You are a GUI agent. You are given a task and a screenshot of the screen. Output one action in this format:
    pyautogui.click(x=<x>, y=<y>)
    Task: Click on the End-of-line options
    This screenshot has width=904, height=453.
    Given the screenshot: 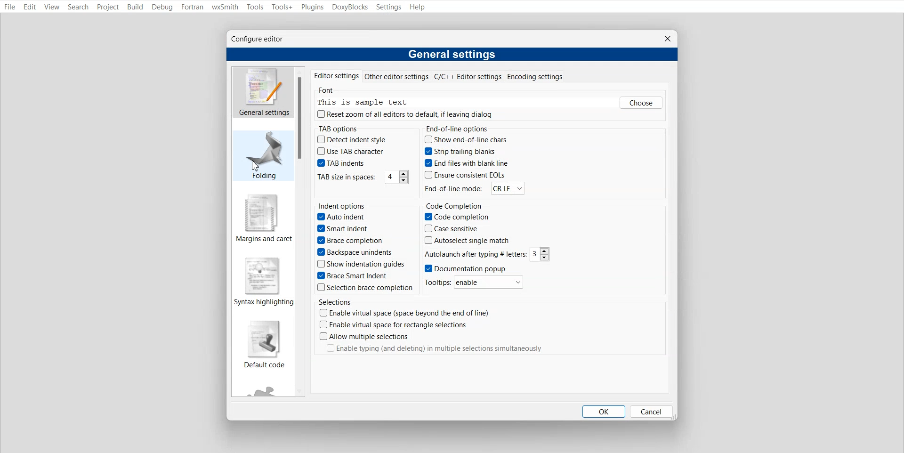 What is the action you would take?
    pyautogui.click(x=459, y=128)
    